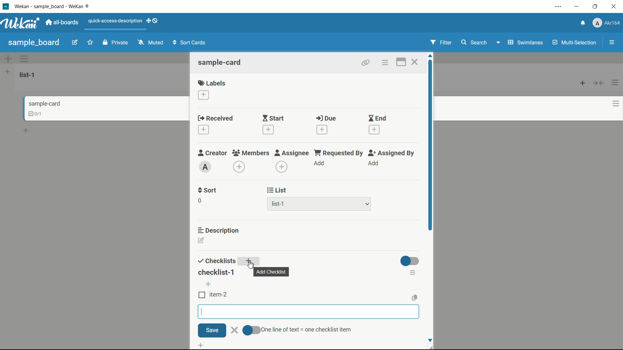 The image size is (623, 350). What do you see at coordinates (373, 163) in the screenshot?
I see `add` at bounding box center [373, 163].